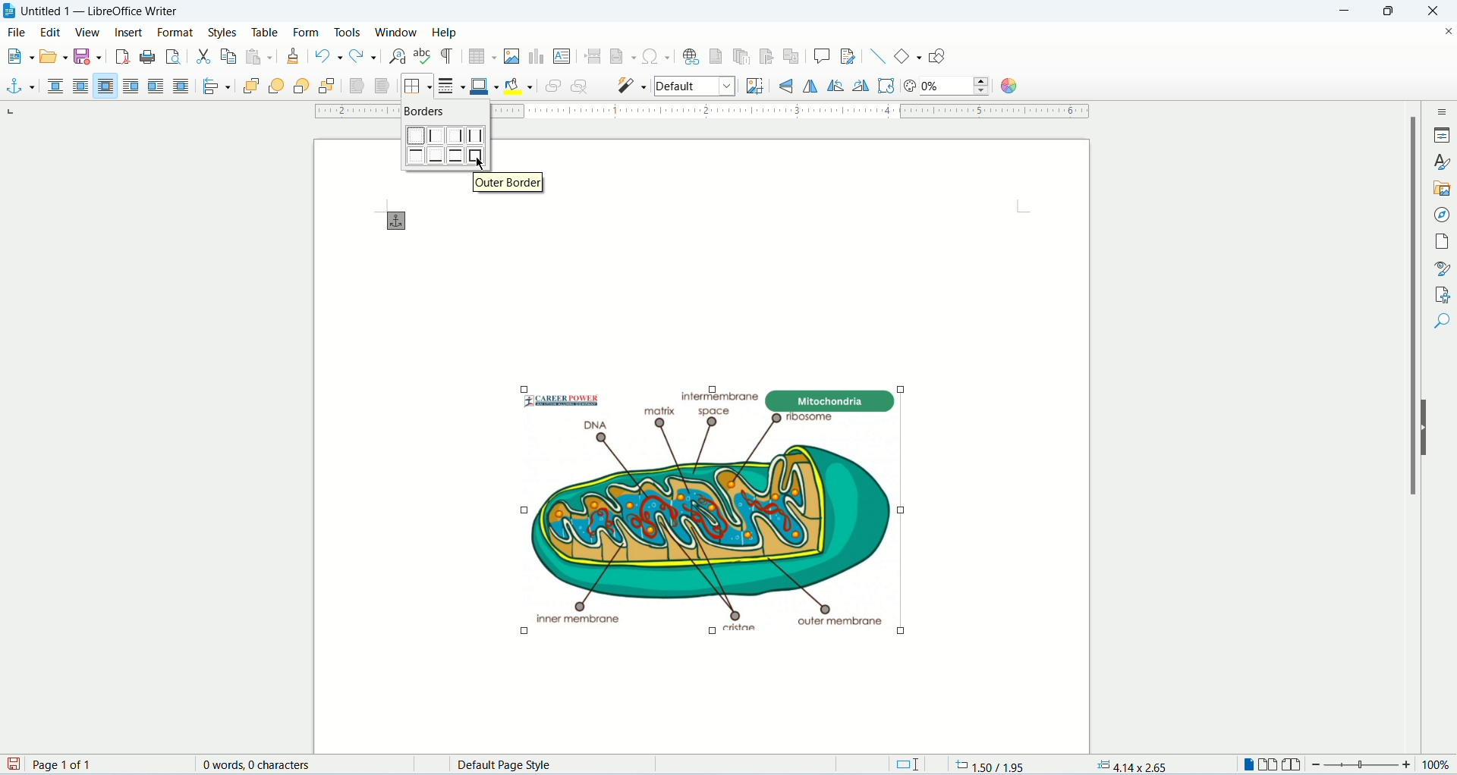  I want to click on zoom bar, so click(1362, 765).